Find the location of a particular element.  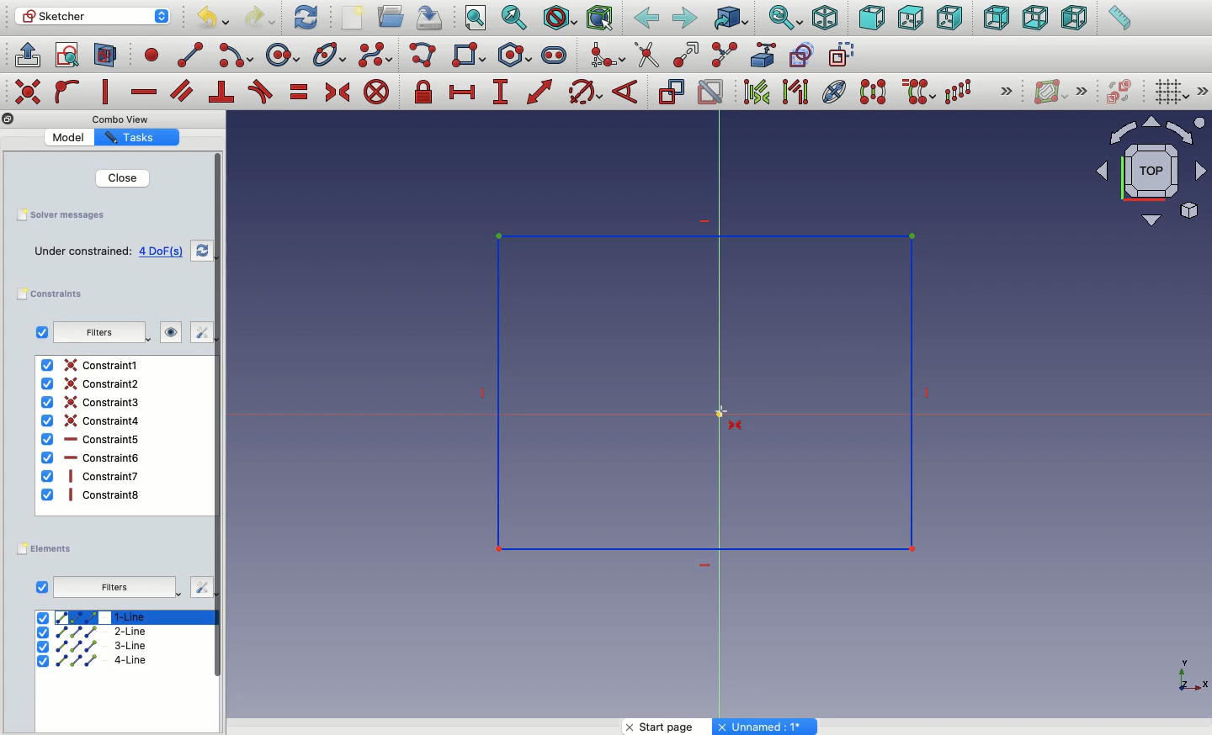

constrain circle  is located at coordinates (586, 91).